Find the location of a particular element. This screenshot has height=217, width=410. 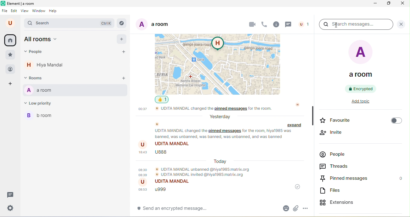

explore room is located at coordinates (122, 23).